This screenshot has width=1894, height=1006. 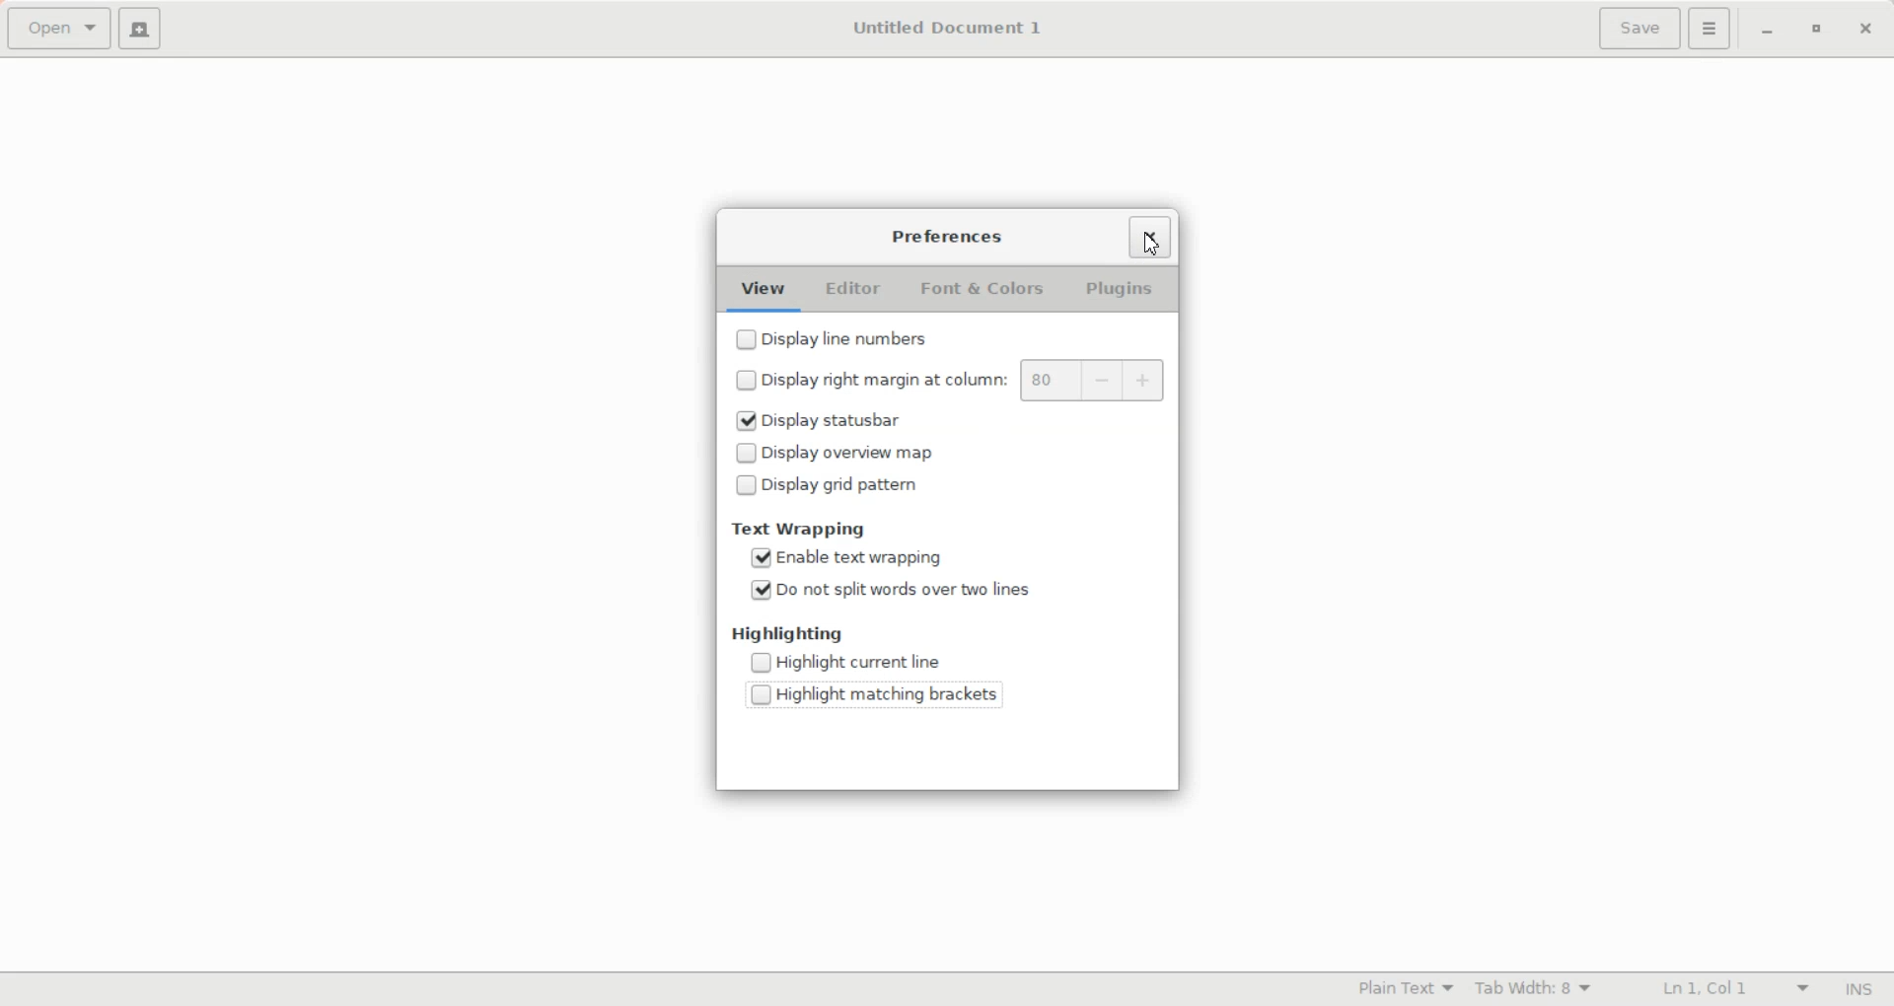 I want to click on Close, so click(x=1865, y=31).